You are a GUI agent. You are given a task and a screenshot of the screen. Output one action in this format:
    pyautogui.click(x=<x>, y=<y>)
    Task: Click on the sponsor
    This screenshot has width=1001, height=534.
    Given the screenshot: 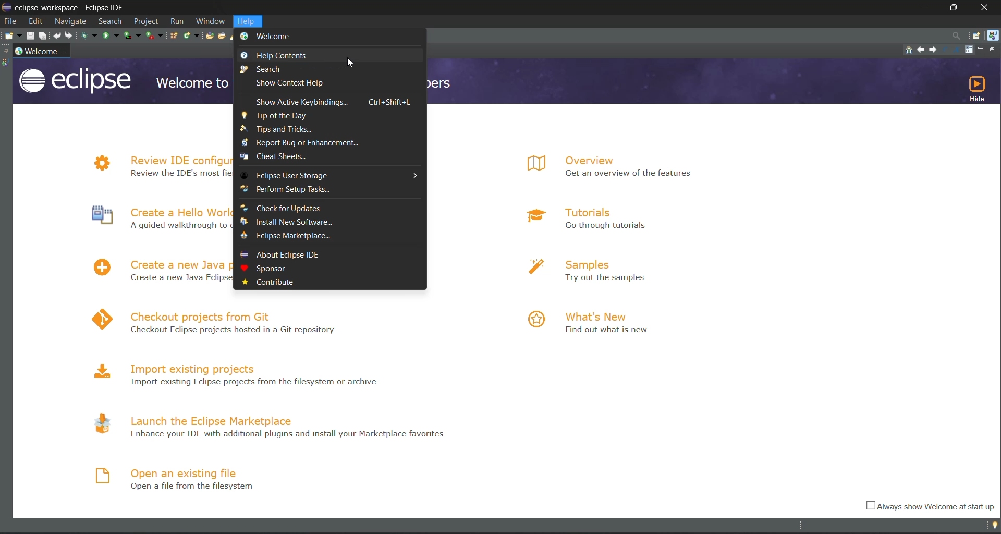 What is the action you would take?
    pyautogui.click(x=285, y=268)
    